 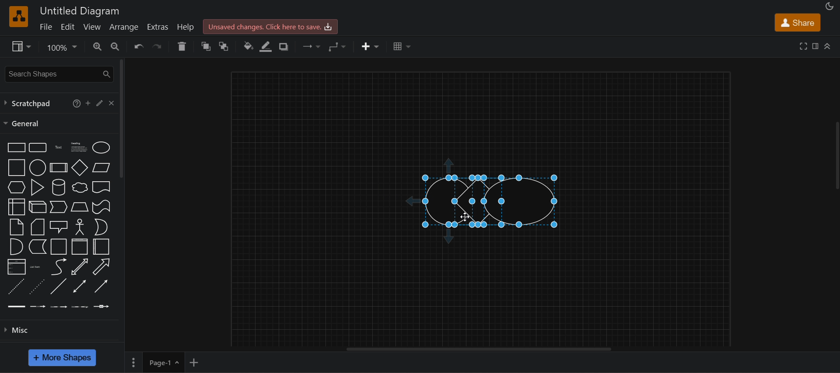 What do you see at coordinates (17, 306) in the screenshot?
I see `link` at bounding box center [17, 306].